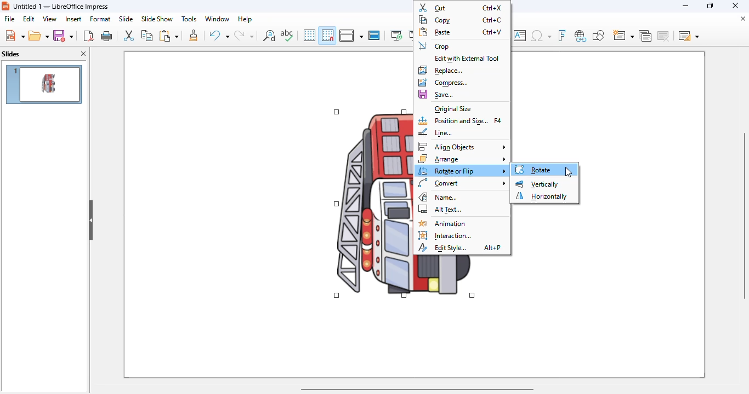 The width and height of the screenshot is (749, 394). I want to click on tools, so click(189, 19).